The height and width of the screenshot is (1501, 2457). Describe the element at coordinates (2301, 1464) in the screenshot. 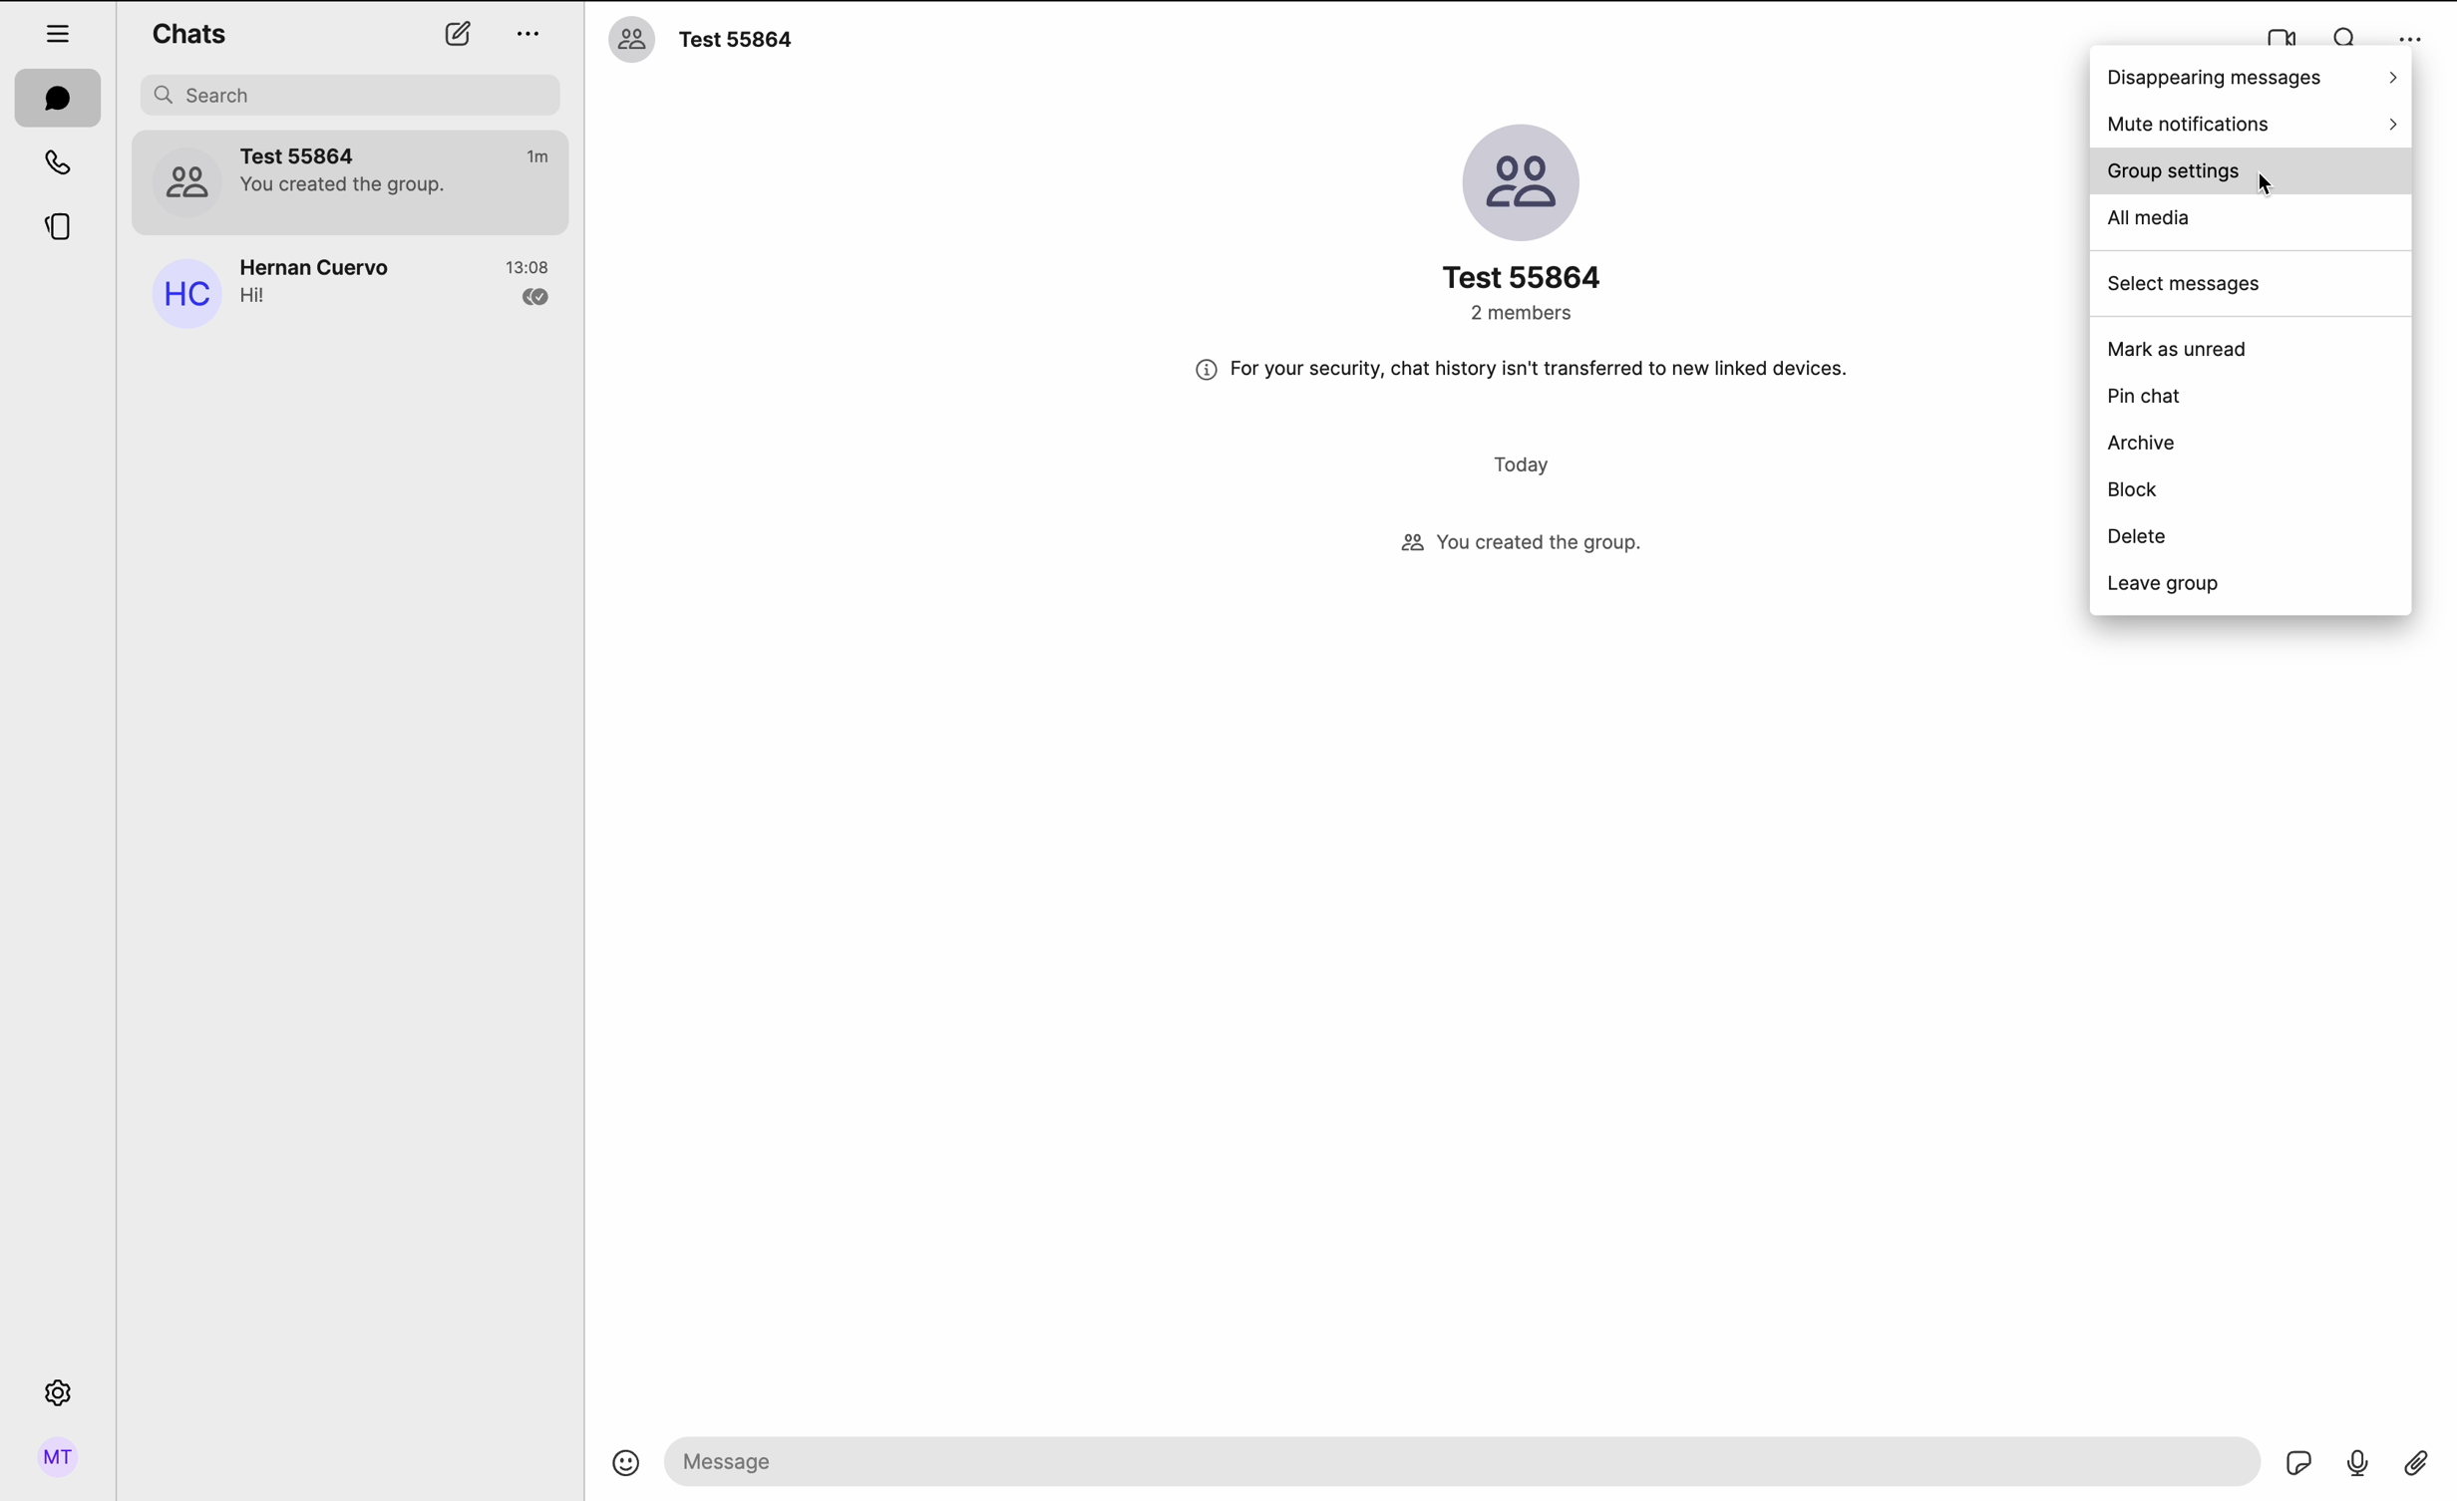

I see `sticker` at that location.